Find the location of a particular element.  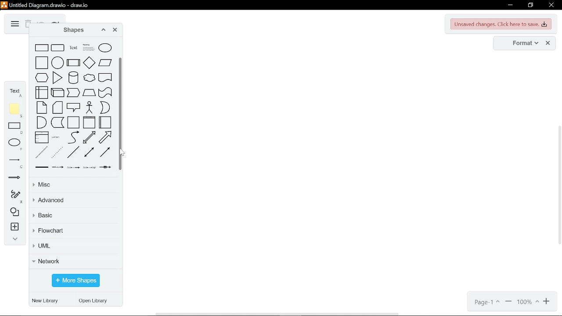

curve is located at coordinates (73, 137).